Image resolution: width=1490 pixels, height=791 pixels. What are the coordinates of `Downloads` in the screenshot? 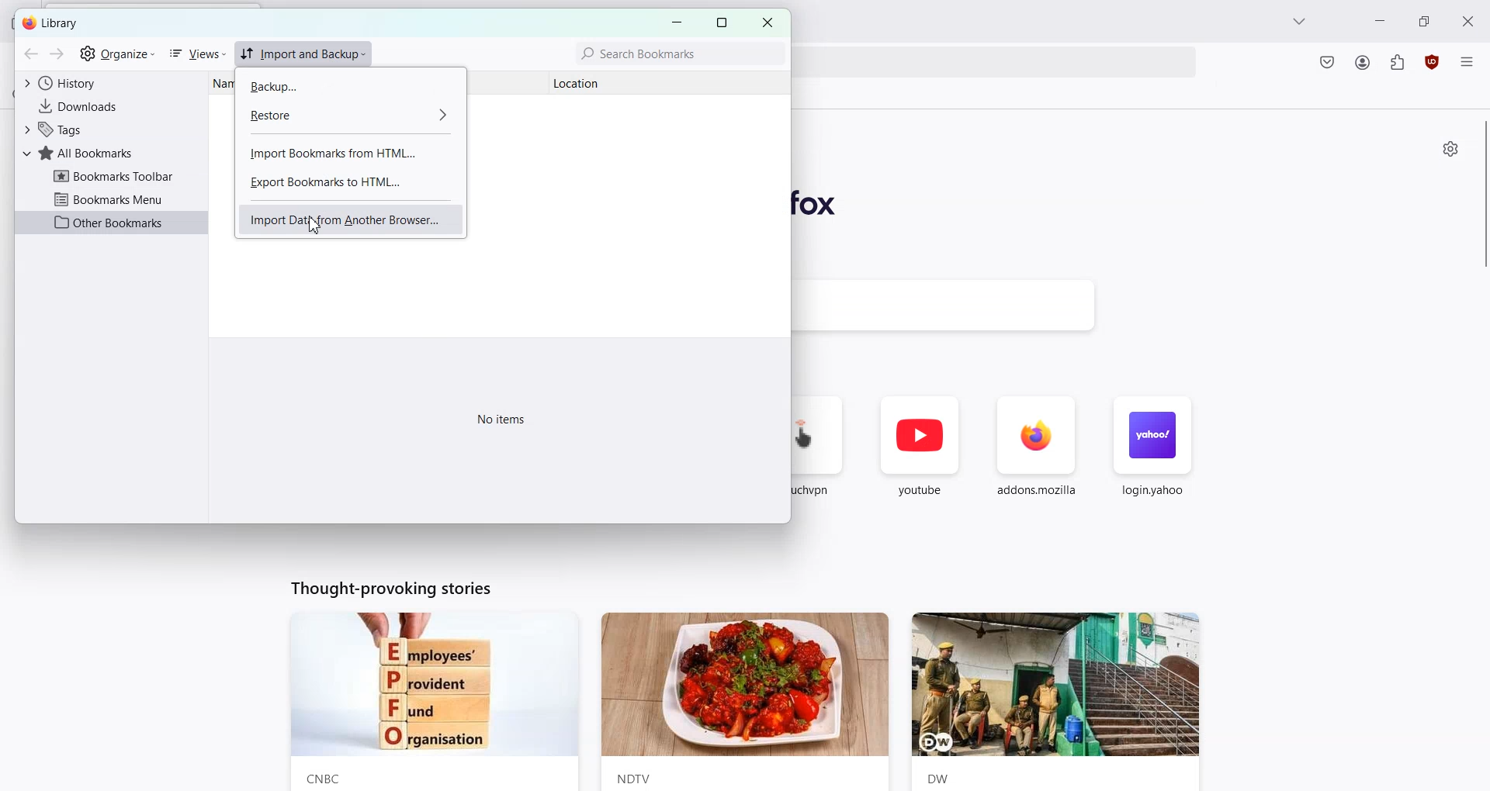 It's located at (109, 107).